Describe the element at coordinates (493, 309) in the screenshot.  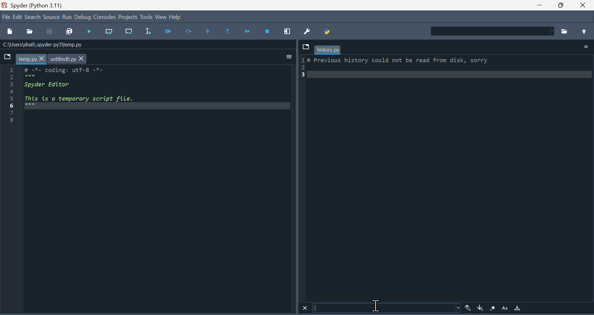
I see `Brightness Icon` at that location.